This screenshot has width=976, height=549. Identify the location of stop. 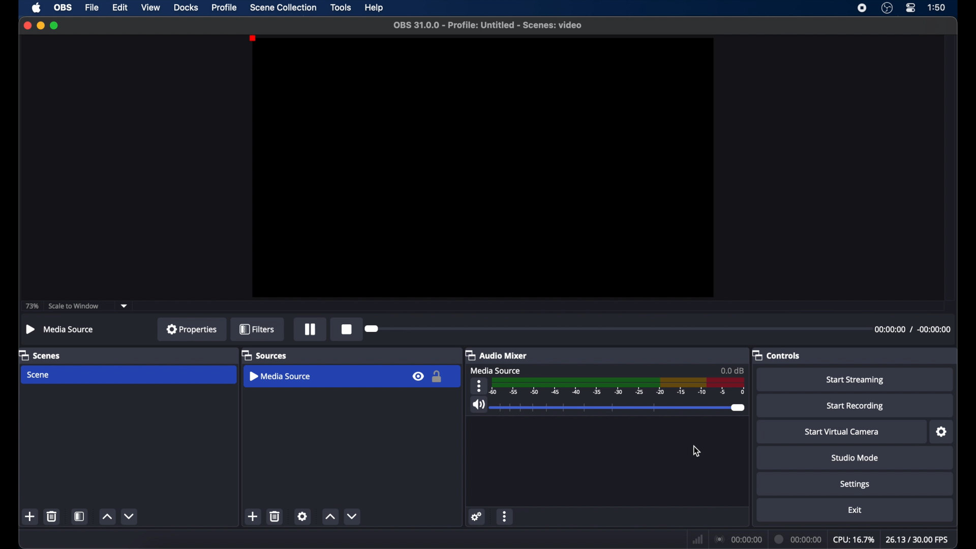
(346, 330).